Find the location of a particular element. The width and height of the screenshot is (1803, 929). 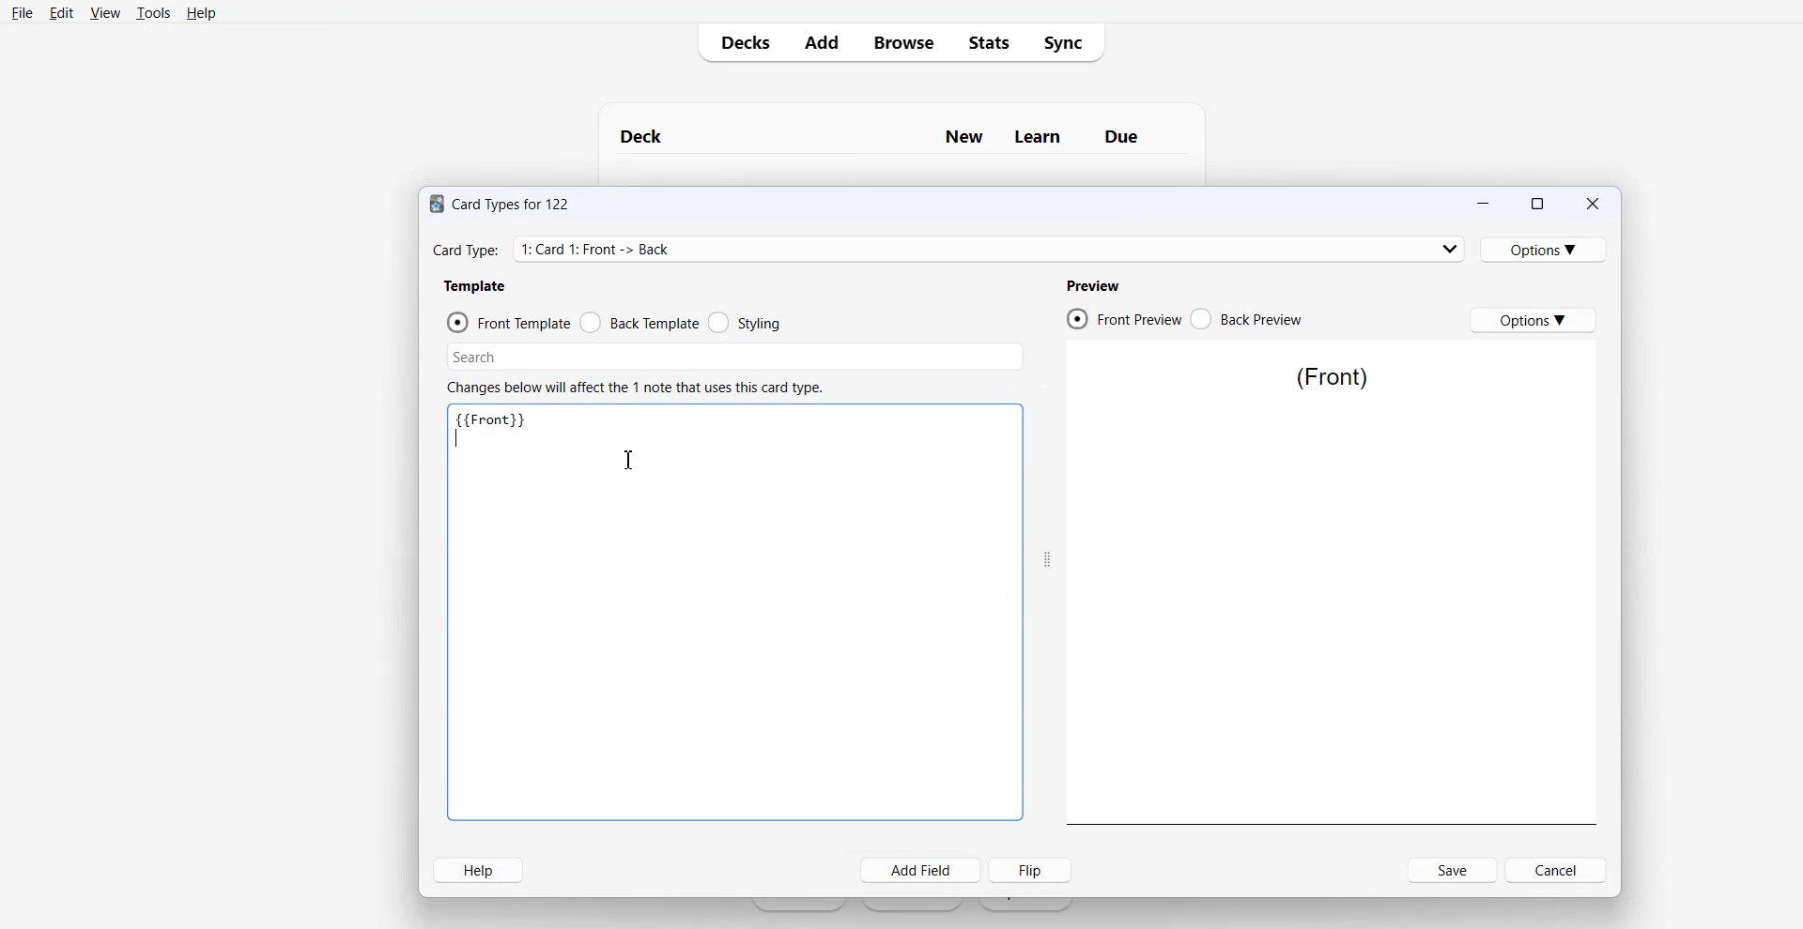

Black Preview is located at coordinates (1245, 318).